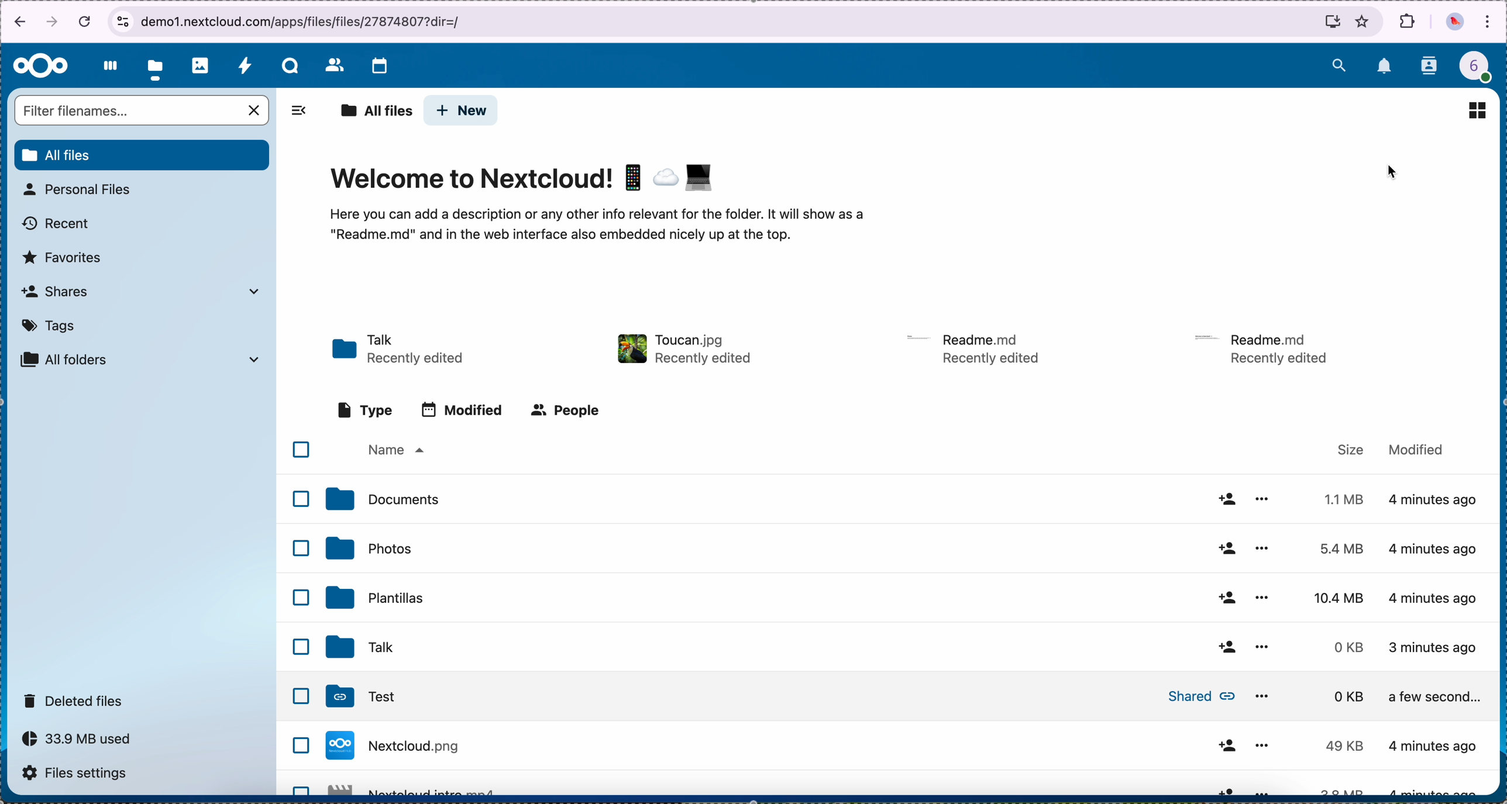 This screenshot has height=804, width=1507. What do you see at coordinates (1395, 172) in the screenshot?
I see `pointer` at bounding box center [1395, 172].